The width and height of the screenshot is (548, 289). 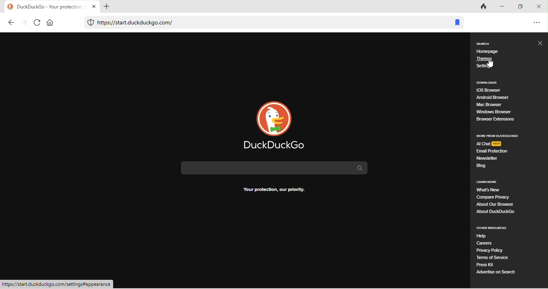 I want to click on press kit, so click(x=489, y=265).